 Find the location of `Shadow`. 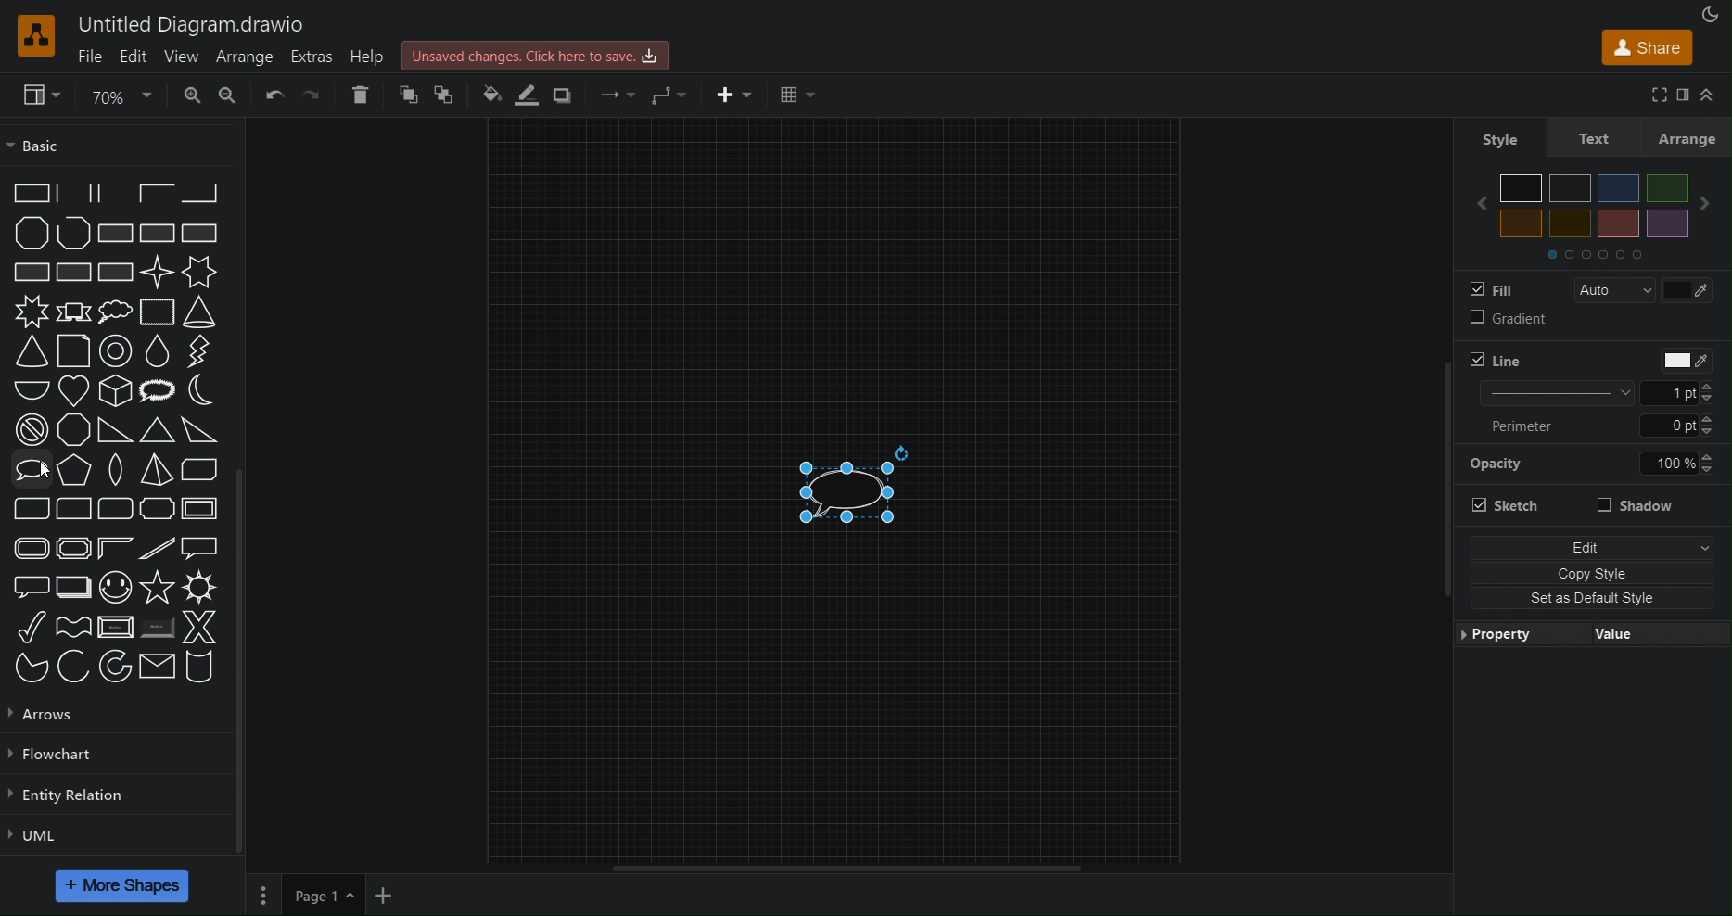

Shadow is located at coordinates (1638, 503).